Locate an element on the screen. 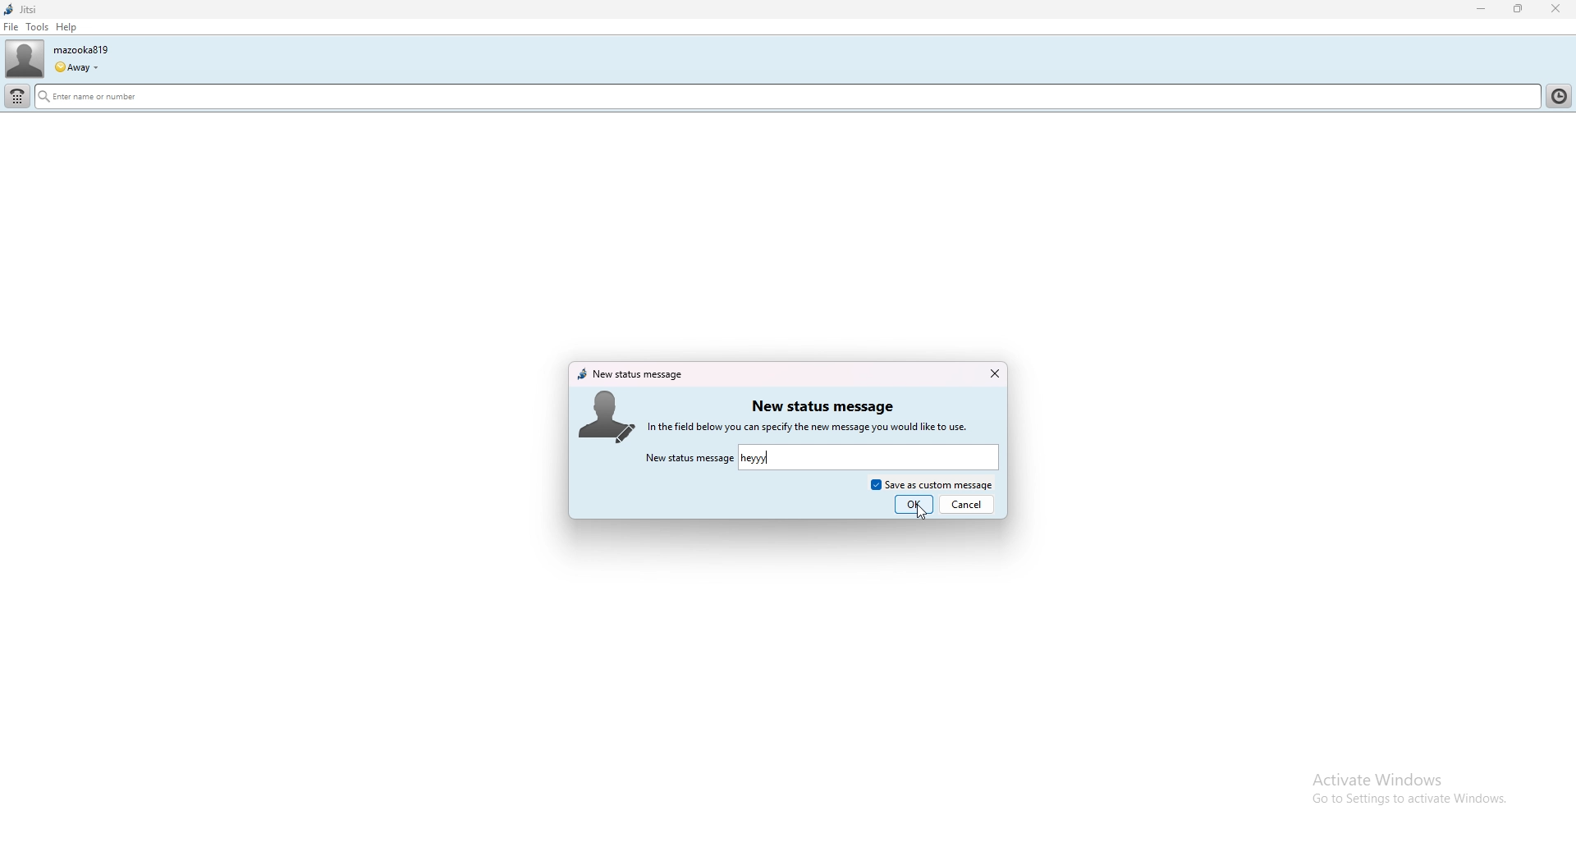  contact list is located at coordinates (1562, 94).